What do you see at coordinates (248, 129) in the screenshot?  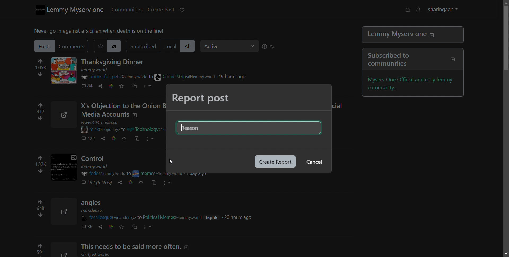 I see `type reason` at bounding box center [248, 129].